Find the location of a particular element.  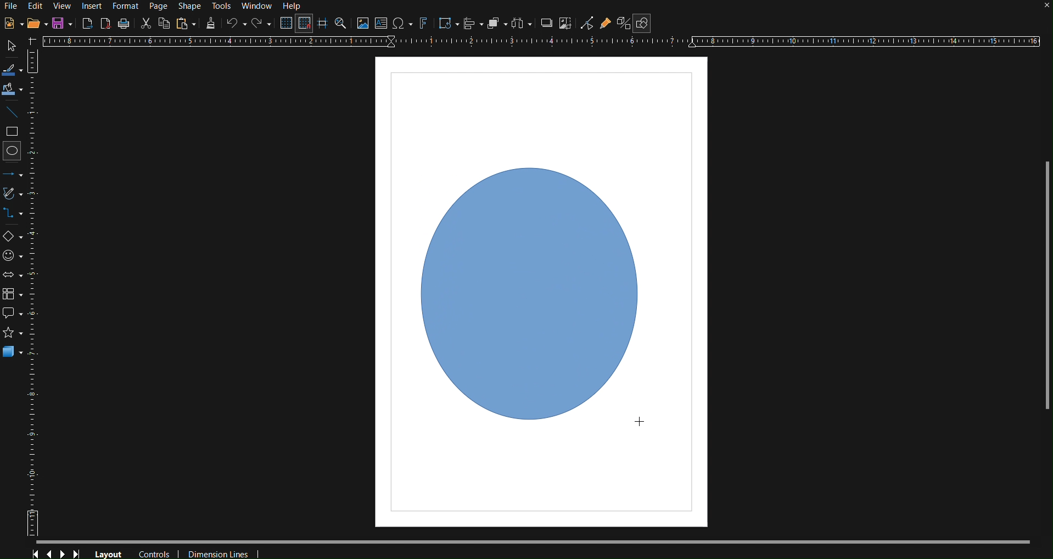

Insert Line is located at coordinates (14, 114).